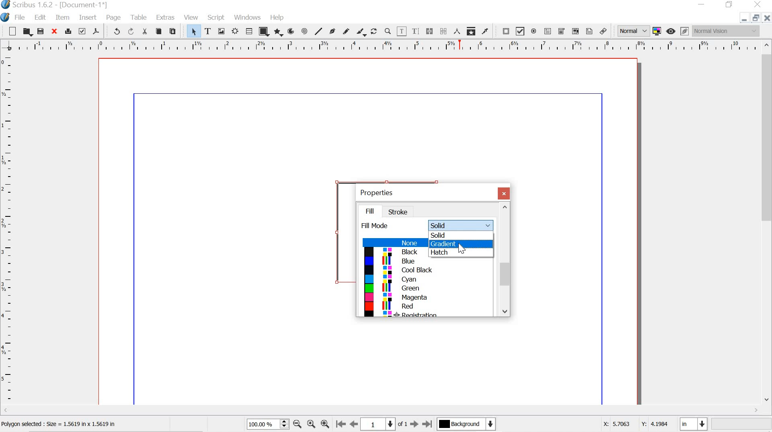 This screenshot has width=772, height=432. What do you see at coordinates (283, 424) in the screenshot?
I see `zoom in and out` at bounding box center [283, 424].